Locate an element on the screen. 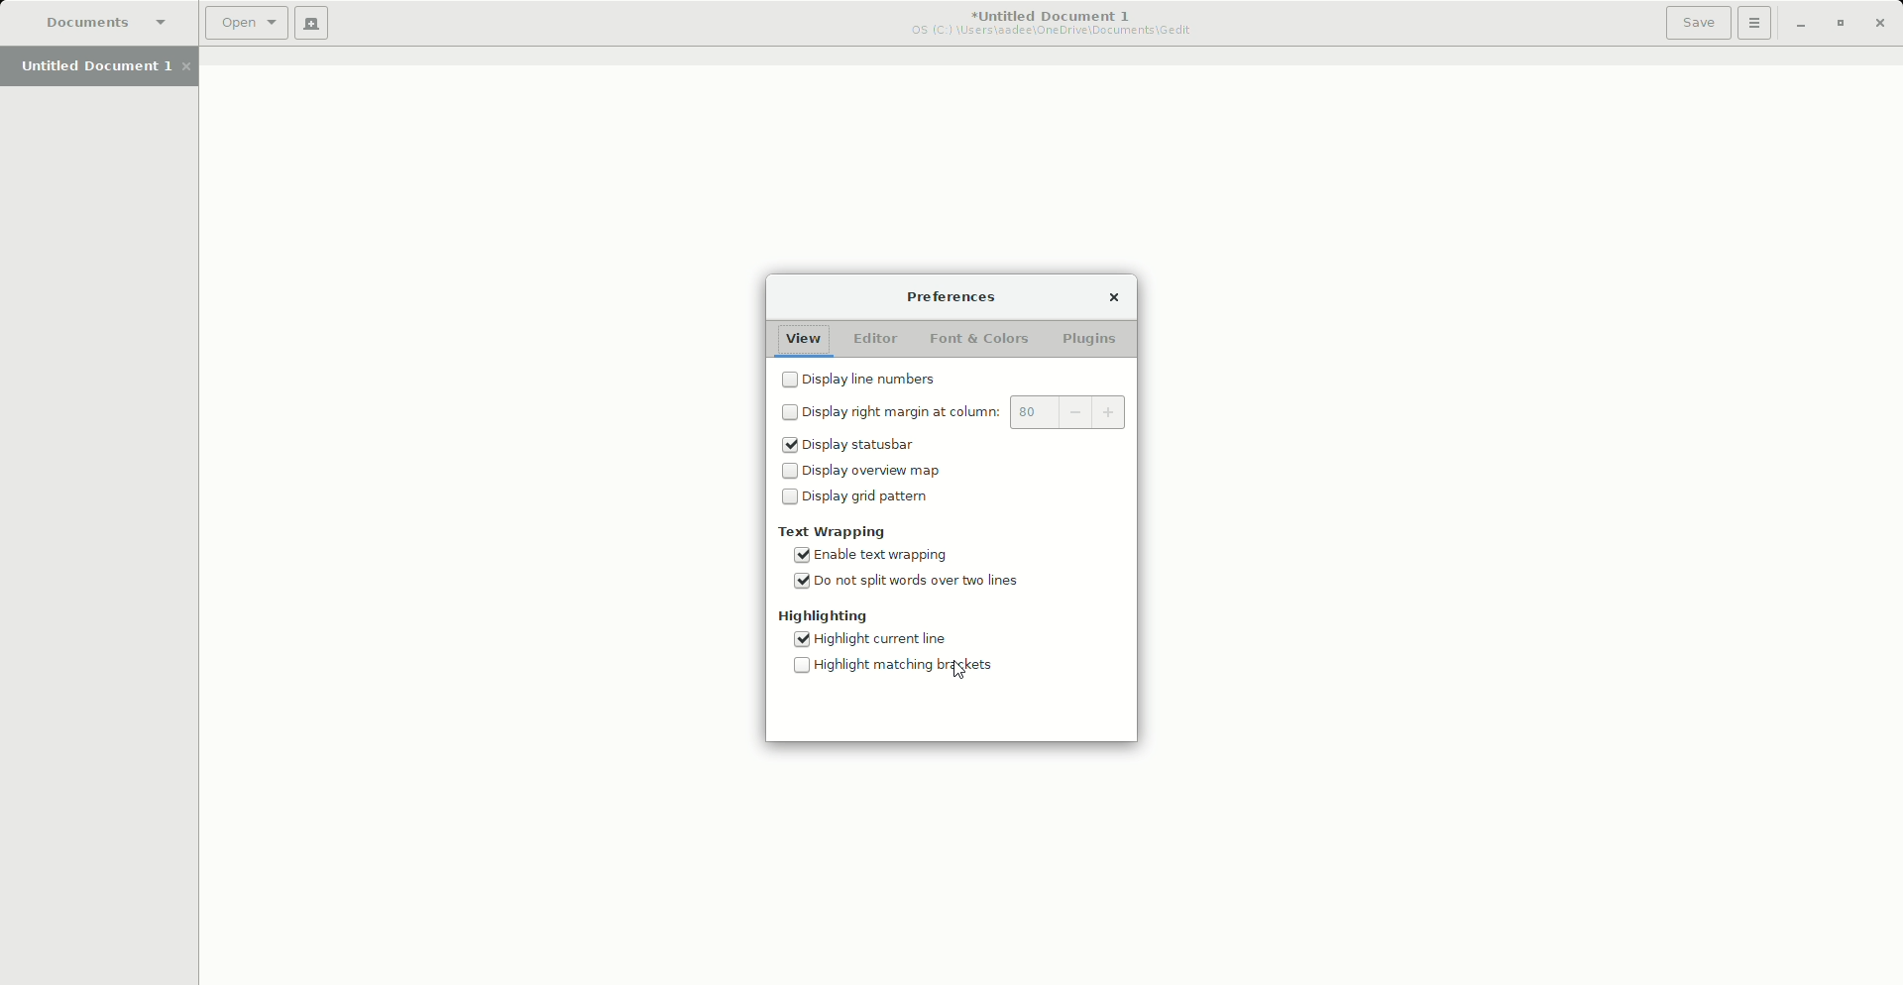 The image size is (1903, 985). Untitled Document 1 is located at coordinates (99, 67).